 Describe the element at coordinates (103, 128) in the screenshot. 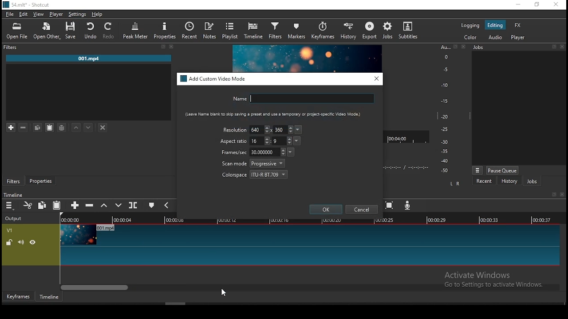

I see `deselect filter` at that location.